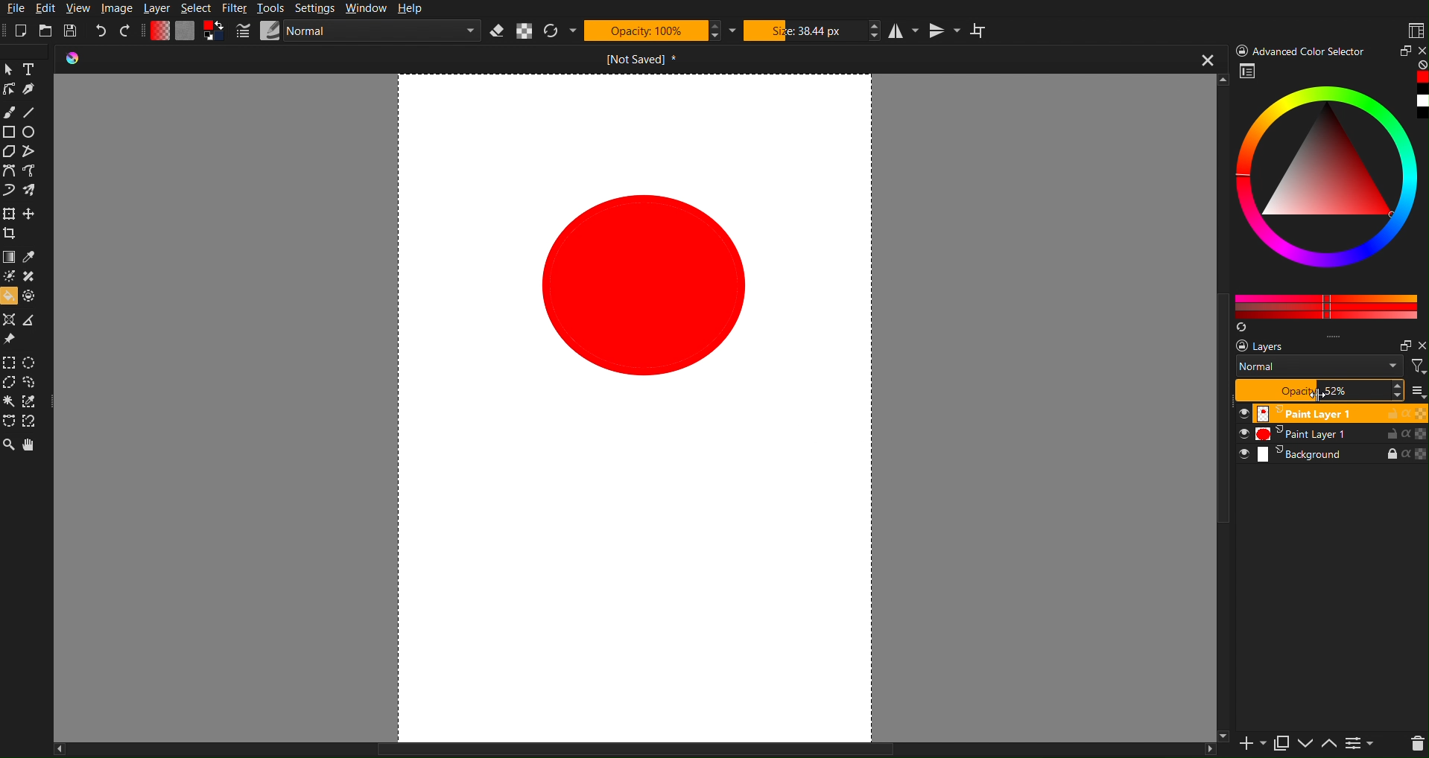 The image size is (1429, 758). What do you see at coordinates (413, 9) in the screenshot?
I see `Help` at bounding box center [413, 9].